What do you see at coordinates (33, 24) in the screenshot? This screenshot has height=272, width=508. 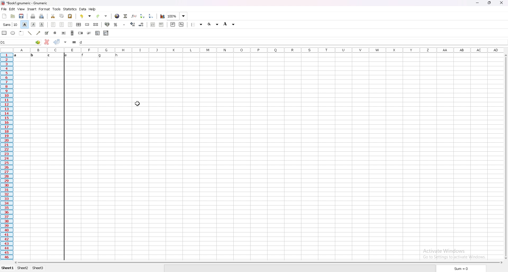 I see `italic` at bounding box center [33, 24].